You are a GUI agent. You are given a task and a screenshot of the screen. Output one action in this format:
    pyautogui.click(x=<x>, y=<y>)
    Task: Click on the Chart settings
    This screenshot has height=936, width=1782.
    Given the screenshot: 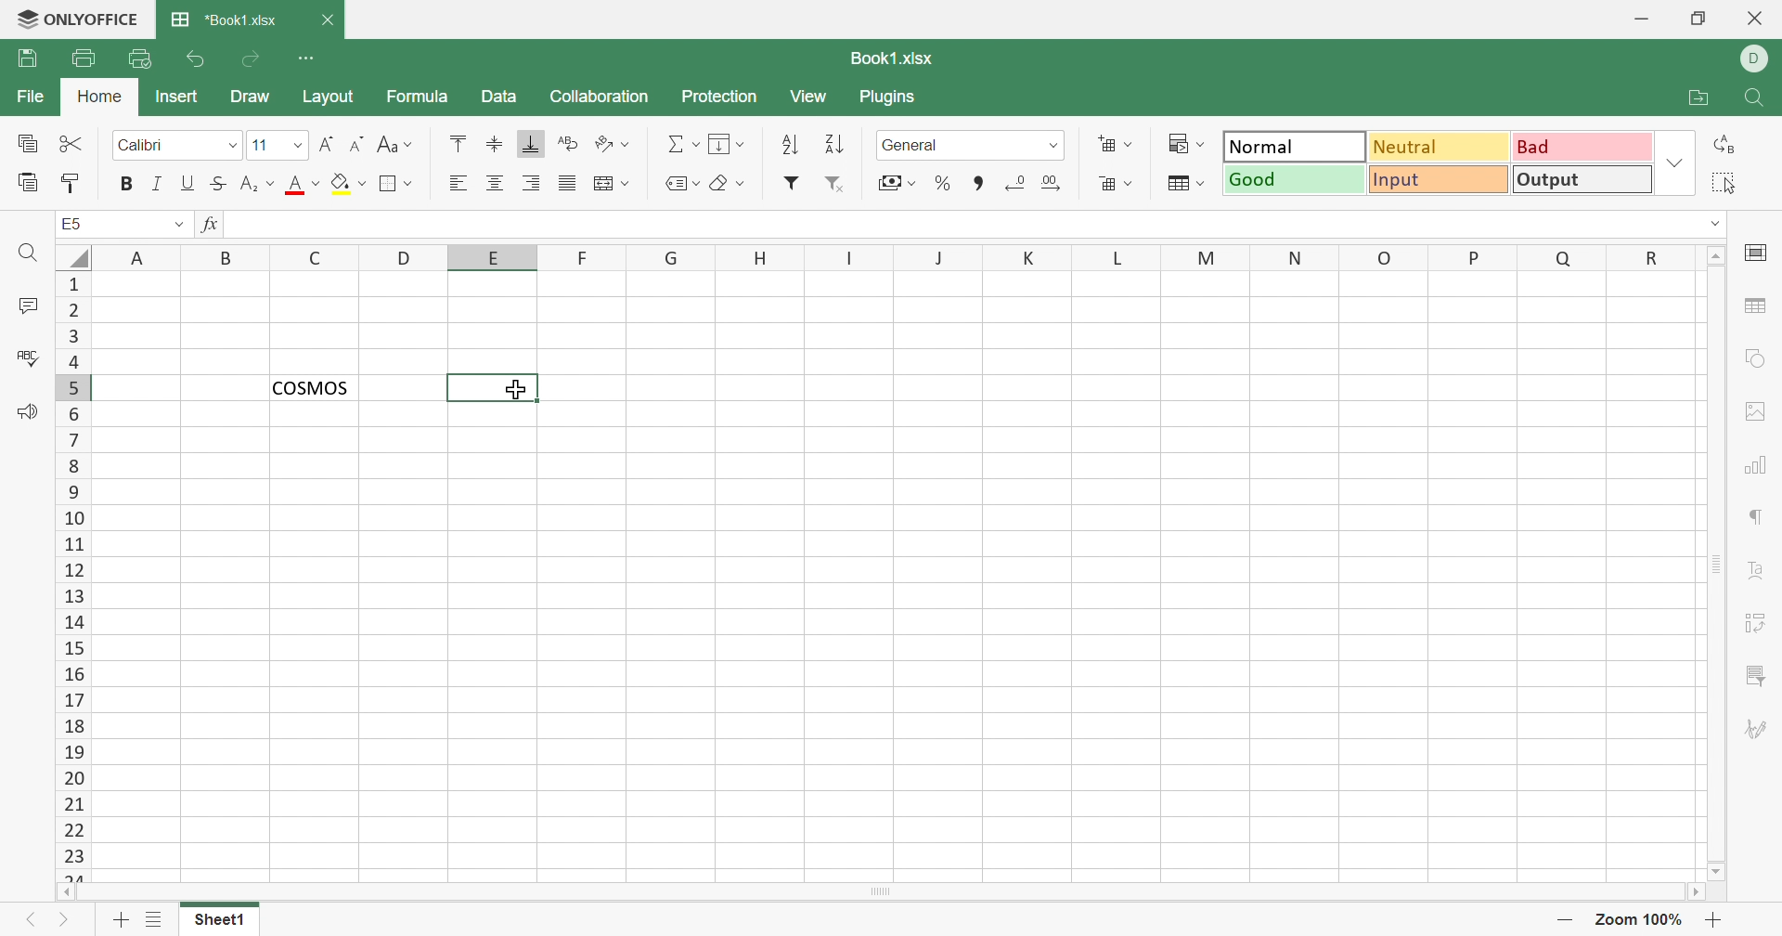 What is the action you would take?
    pyautogui.click(x=1752, y=468)
    